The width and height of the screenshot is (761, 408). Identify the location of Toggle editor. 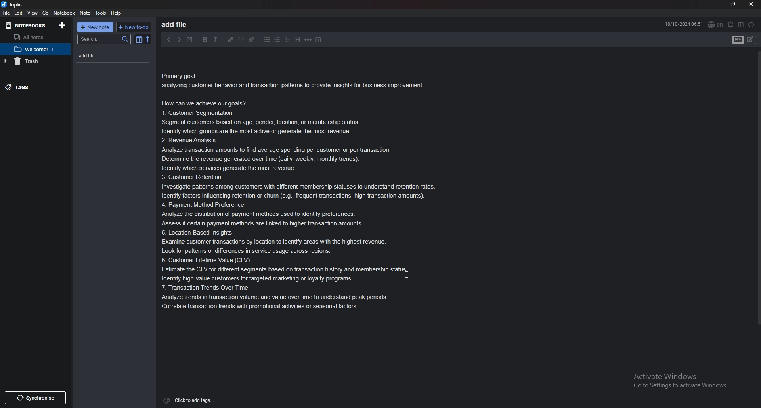
(745, 39).